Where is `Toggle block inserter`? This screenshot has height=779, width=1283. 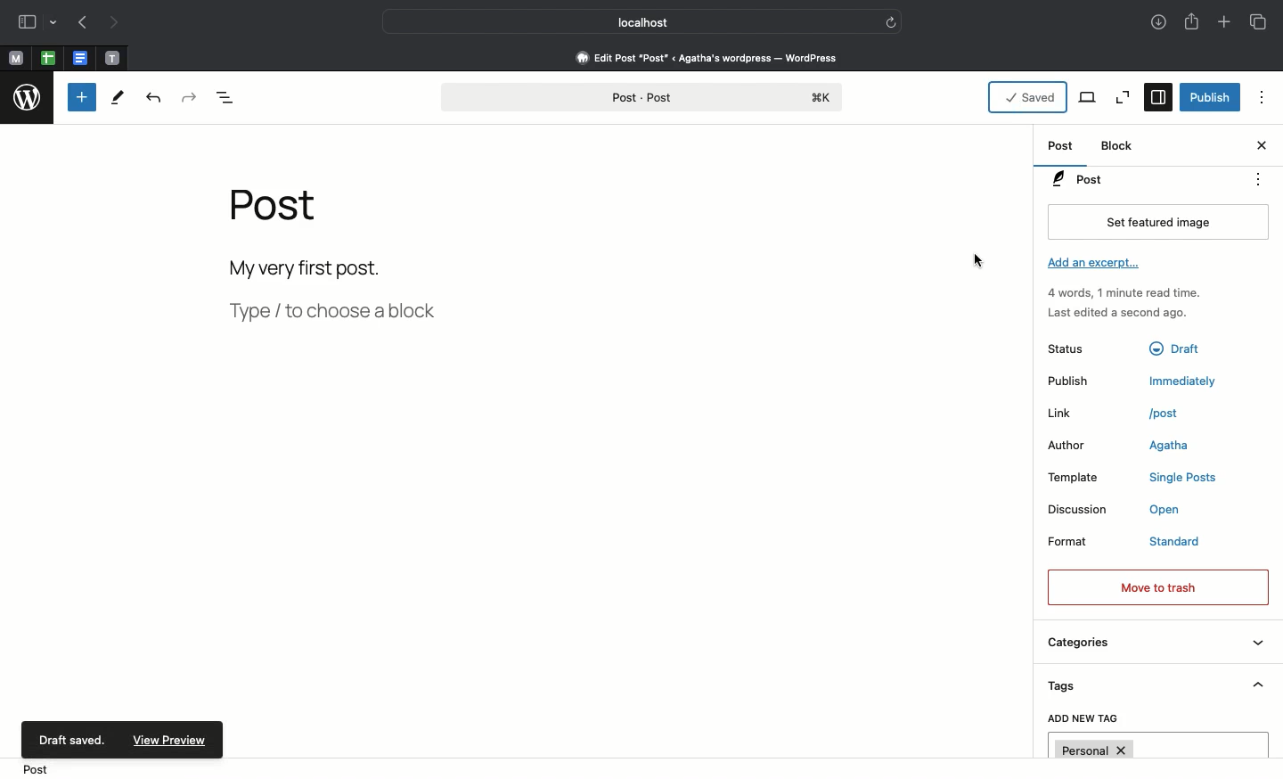 Toggle block inserter is located at coordinates (80, 97).